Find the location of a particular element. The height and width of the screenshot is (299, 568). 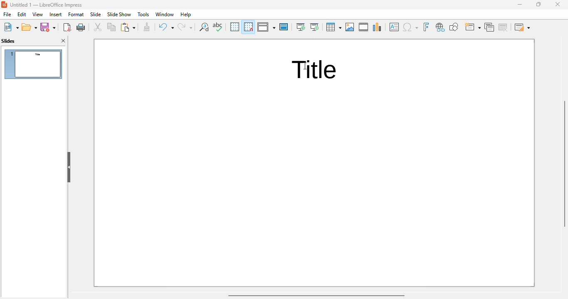

maximize is located at coordinates (538, 4).